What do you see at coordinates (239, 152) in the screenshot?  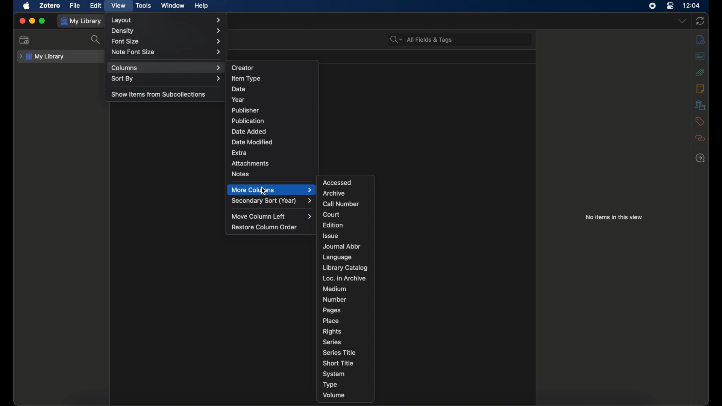 I see `extra` at bounding box center [239, 152].